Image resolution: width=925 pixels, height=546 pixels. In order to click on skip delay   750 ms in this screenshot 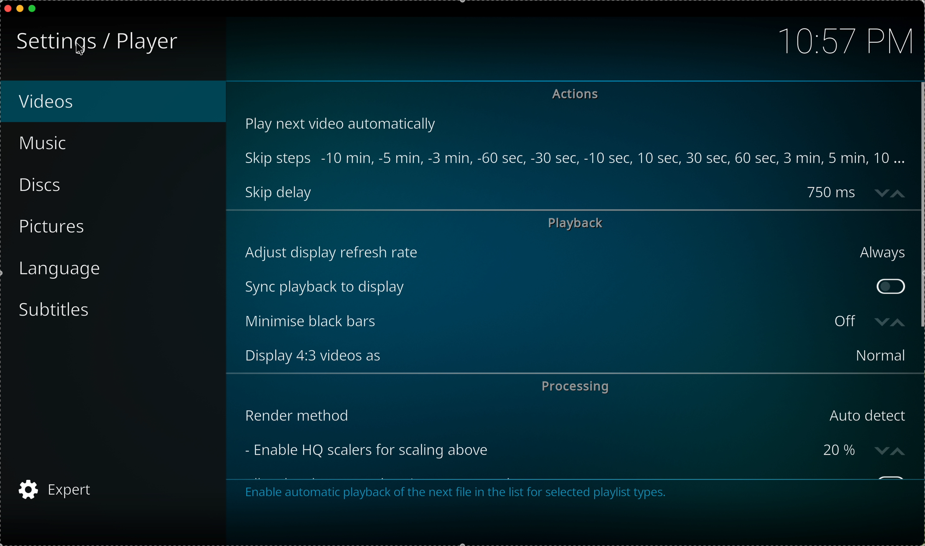, I will do `click(551, 192)`.